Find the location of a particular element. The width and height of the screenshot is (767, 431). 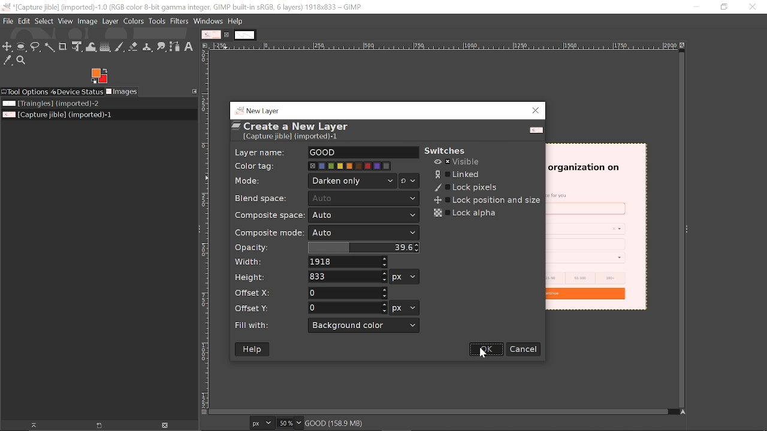

Select is located at coordinates (44, 22).